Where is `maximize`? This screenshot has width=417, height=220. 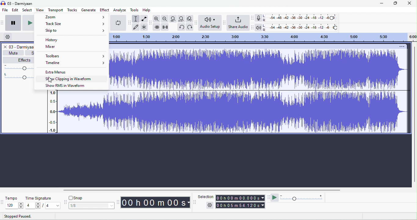
maximize is located at coordinates (394, 3).